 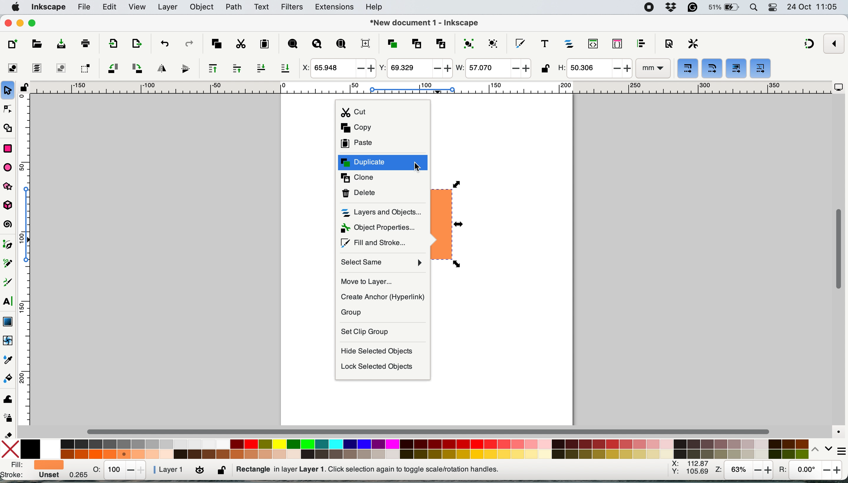 I want to click on create anchor, so click(x=383, y=297).